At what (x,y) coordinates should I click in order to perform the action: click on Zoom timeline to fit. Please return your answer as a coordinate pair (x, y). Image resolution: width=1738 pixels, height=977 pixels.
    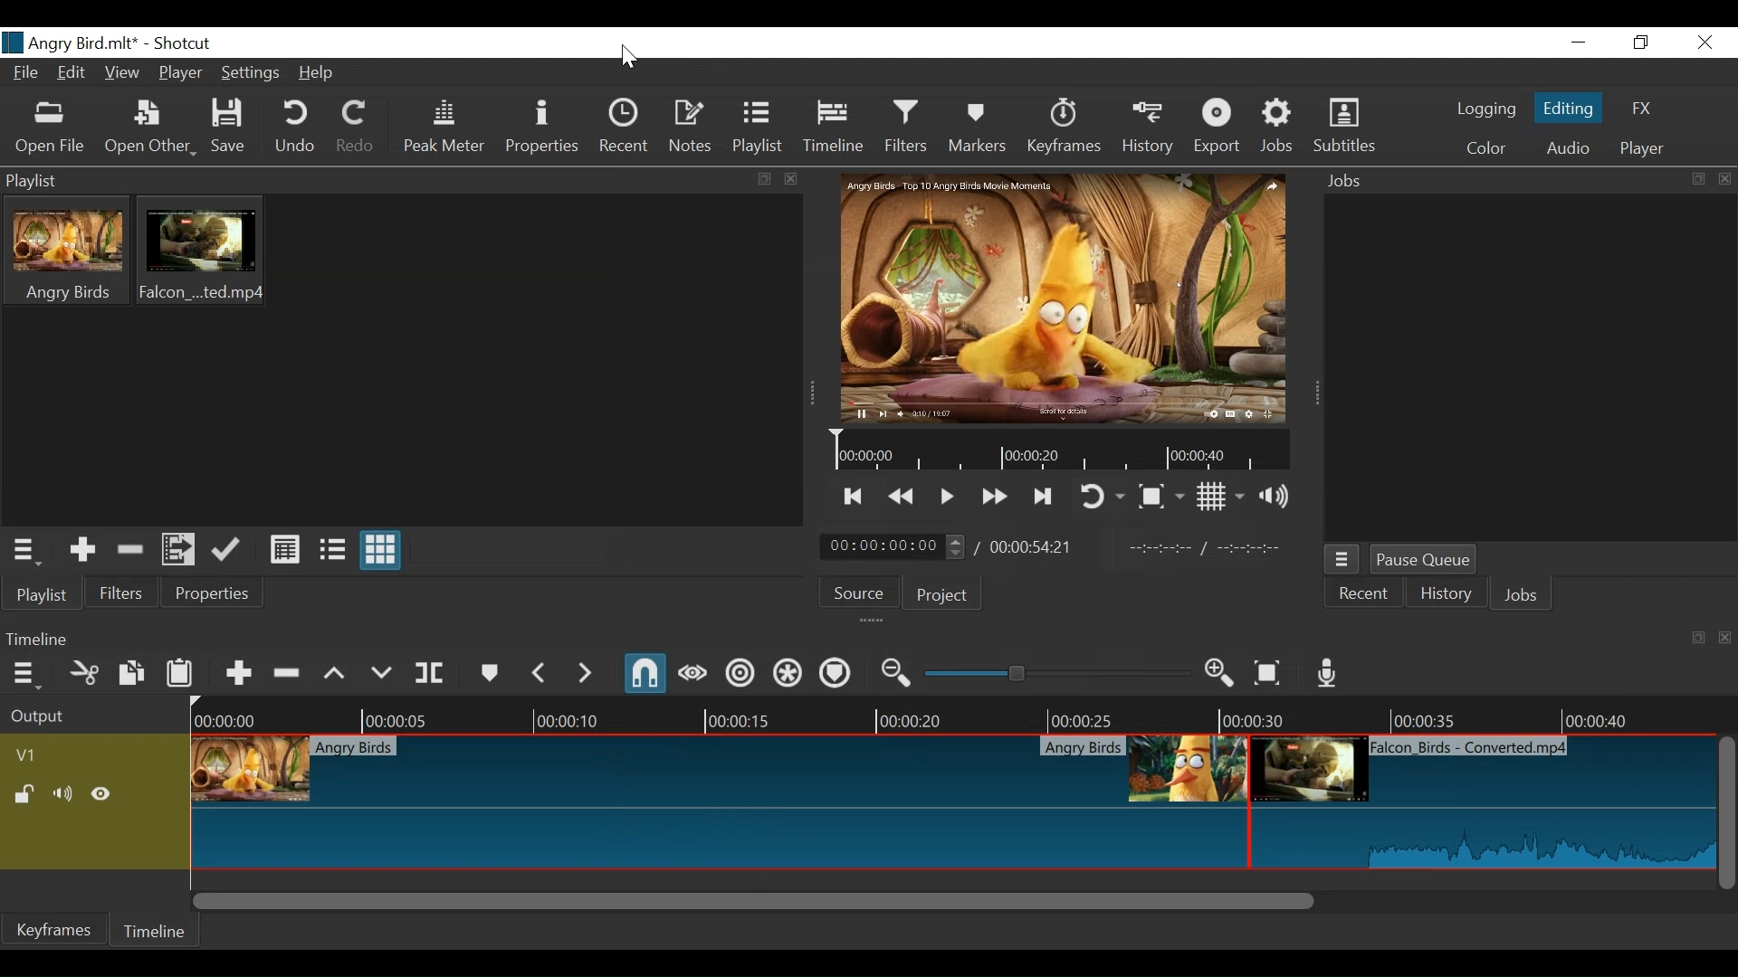
    Looking at the image, I should click on (1269, 673).